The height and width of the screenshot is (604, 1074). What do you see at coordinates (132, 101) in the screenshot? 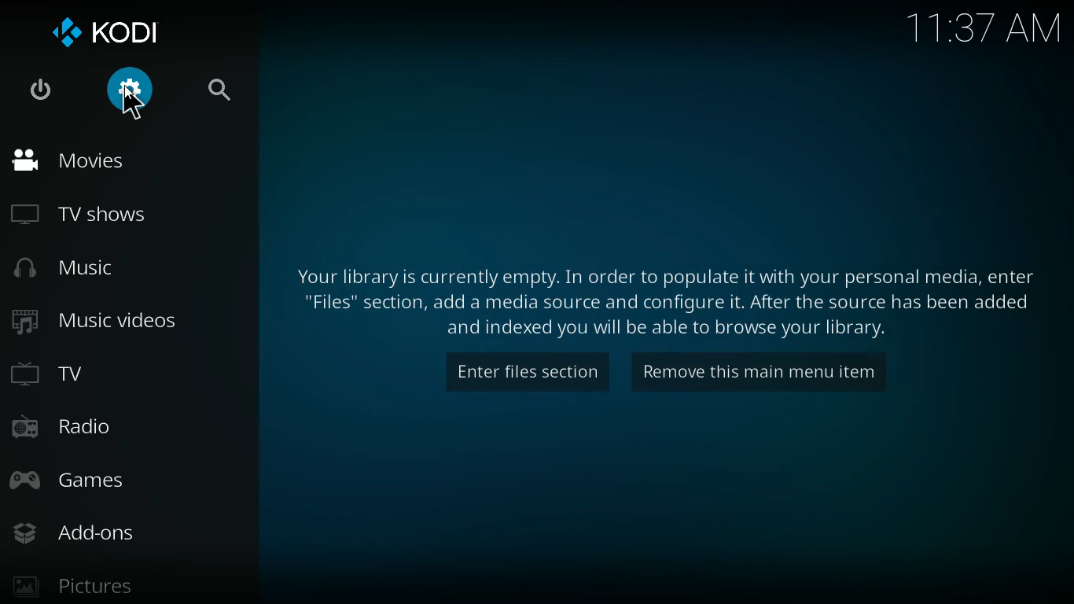
I see `cursor` at bounding box center [132, 101].